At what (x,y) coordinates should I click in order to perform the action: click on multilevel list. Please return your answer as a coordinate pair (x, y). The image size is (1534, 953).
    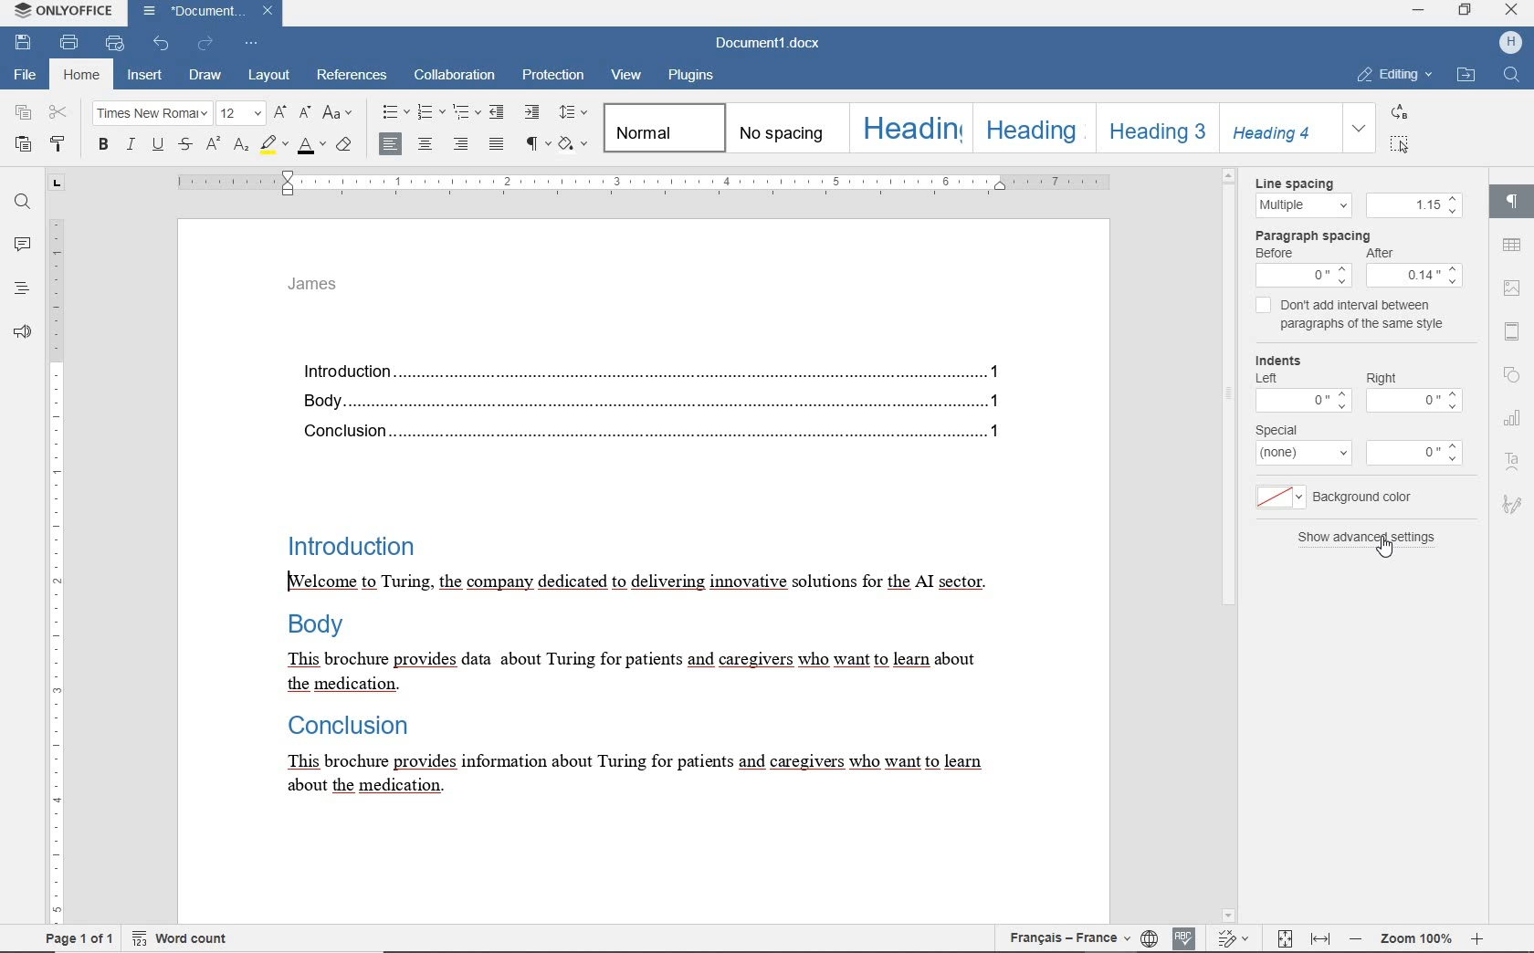
    Looking at the image, I should click on (468, 112).